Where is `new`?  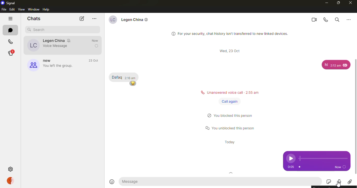
new is located at coordinates (48, 60).